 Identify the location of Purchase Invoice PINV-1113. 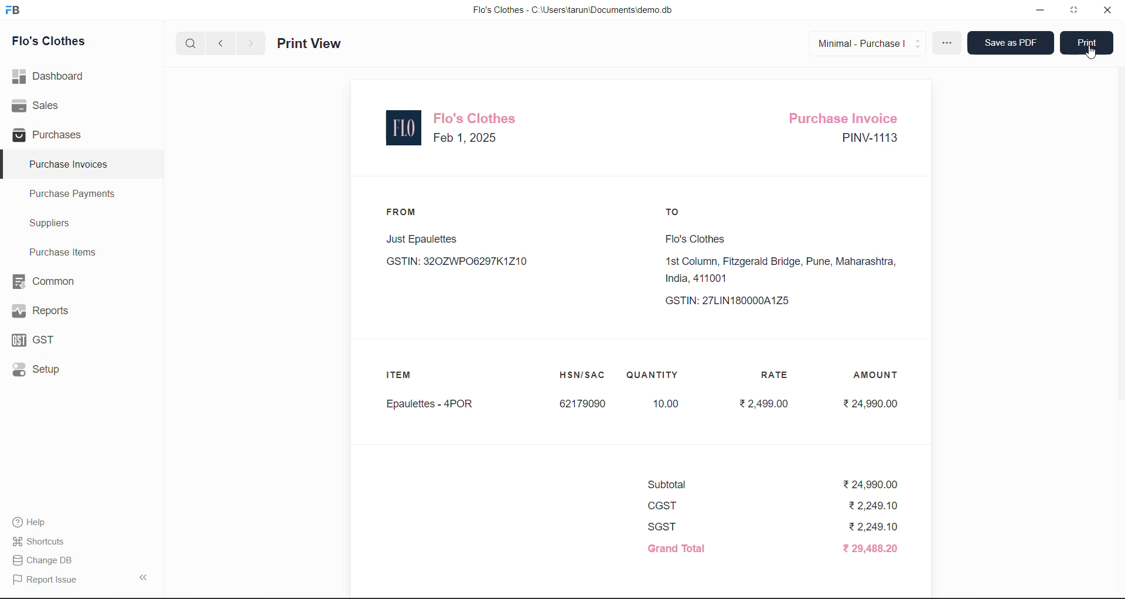
(849, 130).